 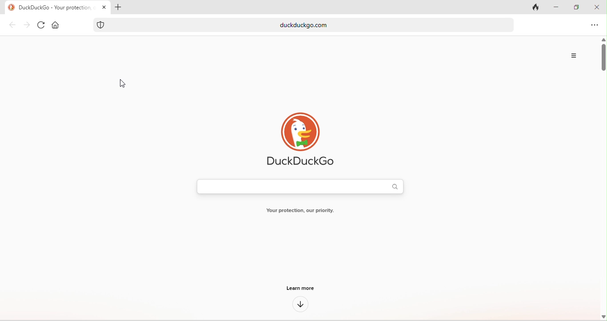 I want to click on maximize, so click(x=574, y=7).